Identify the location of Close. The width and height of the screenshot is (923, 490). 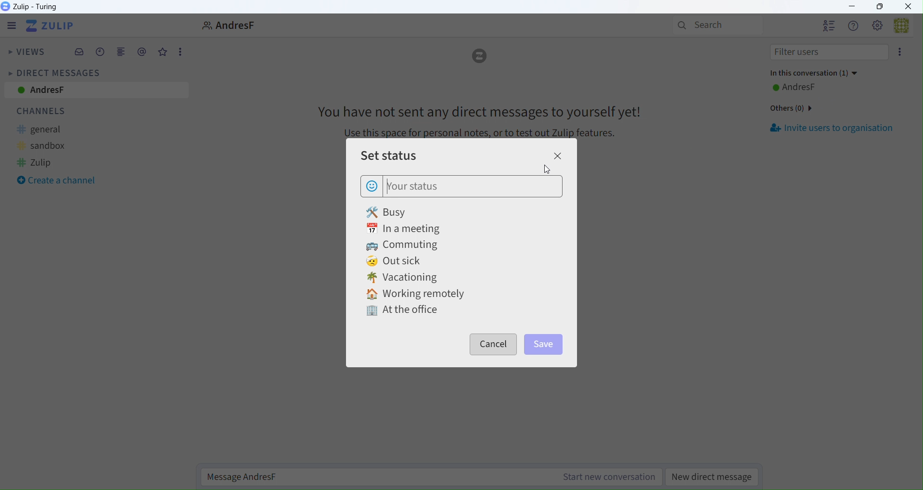
(911, 7).